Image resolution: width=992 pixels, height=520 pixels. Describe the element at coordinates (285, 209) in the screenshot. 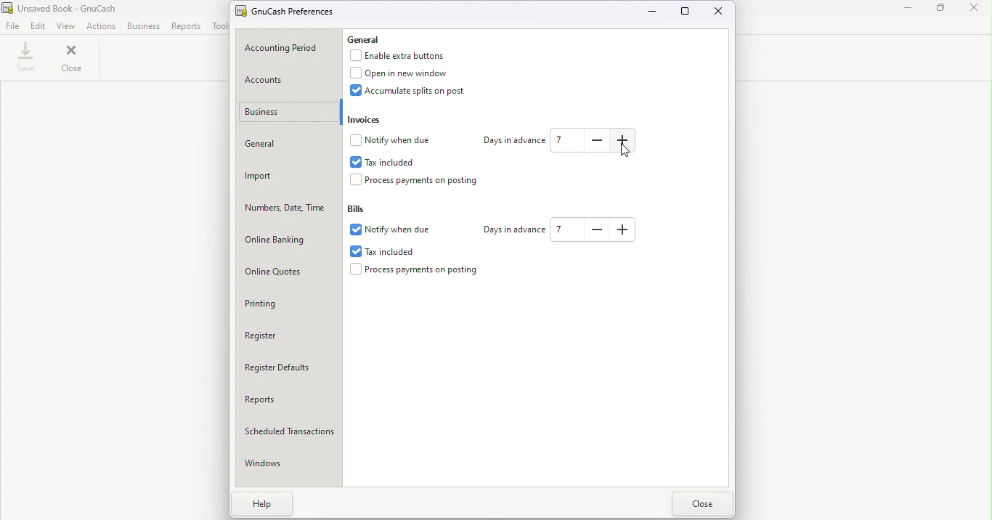

I see `Numbers, Date, Time` at that location.